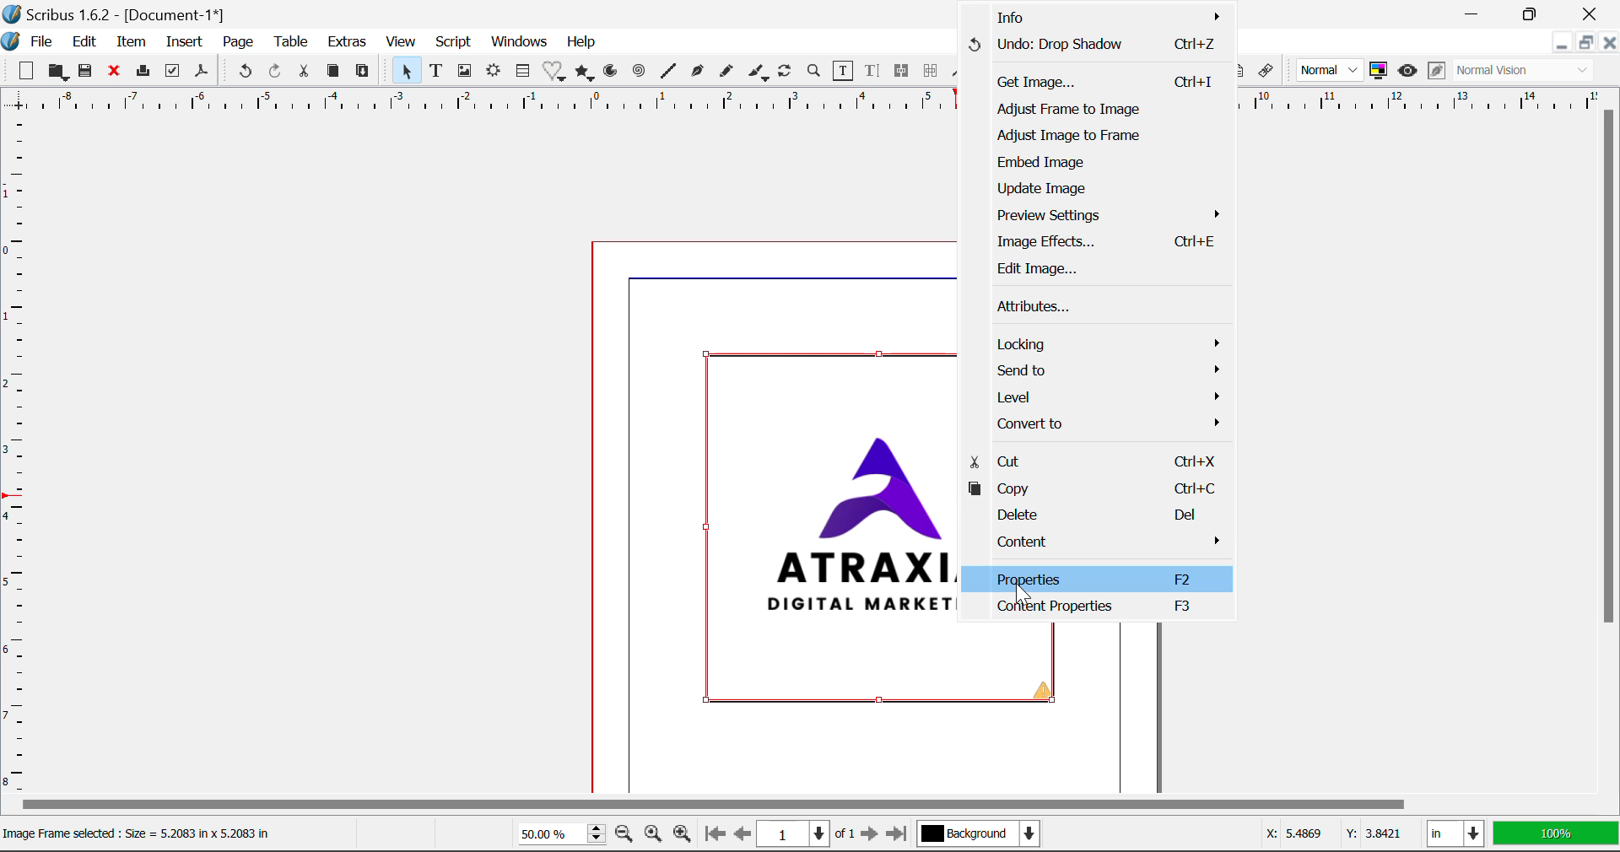  I want to click on First page, so click(715, 837).